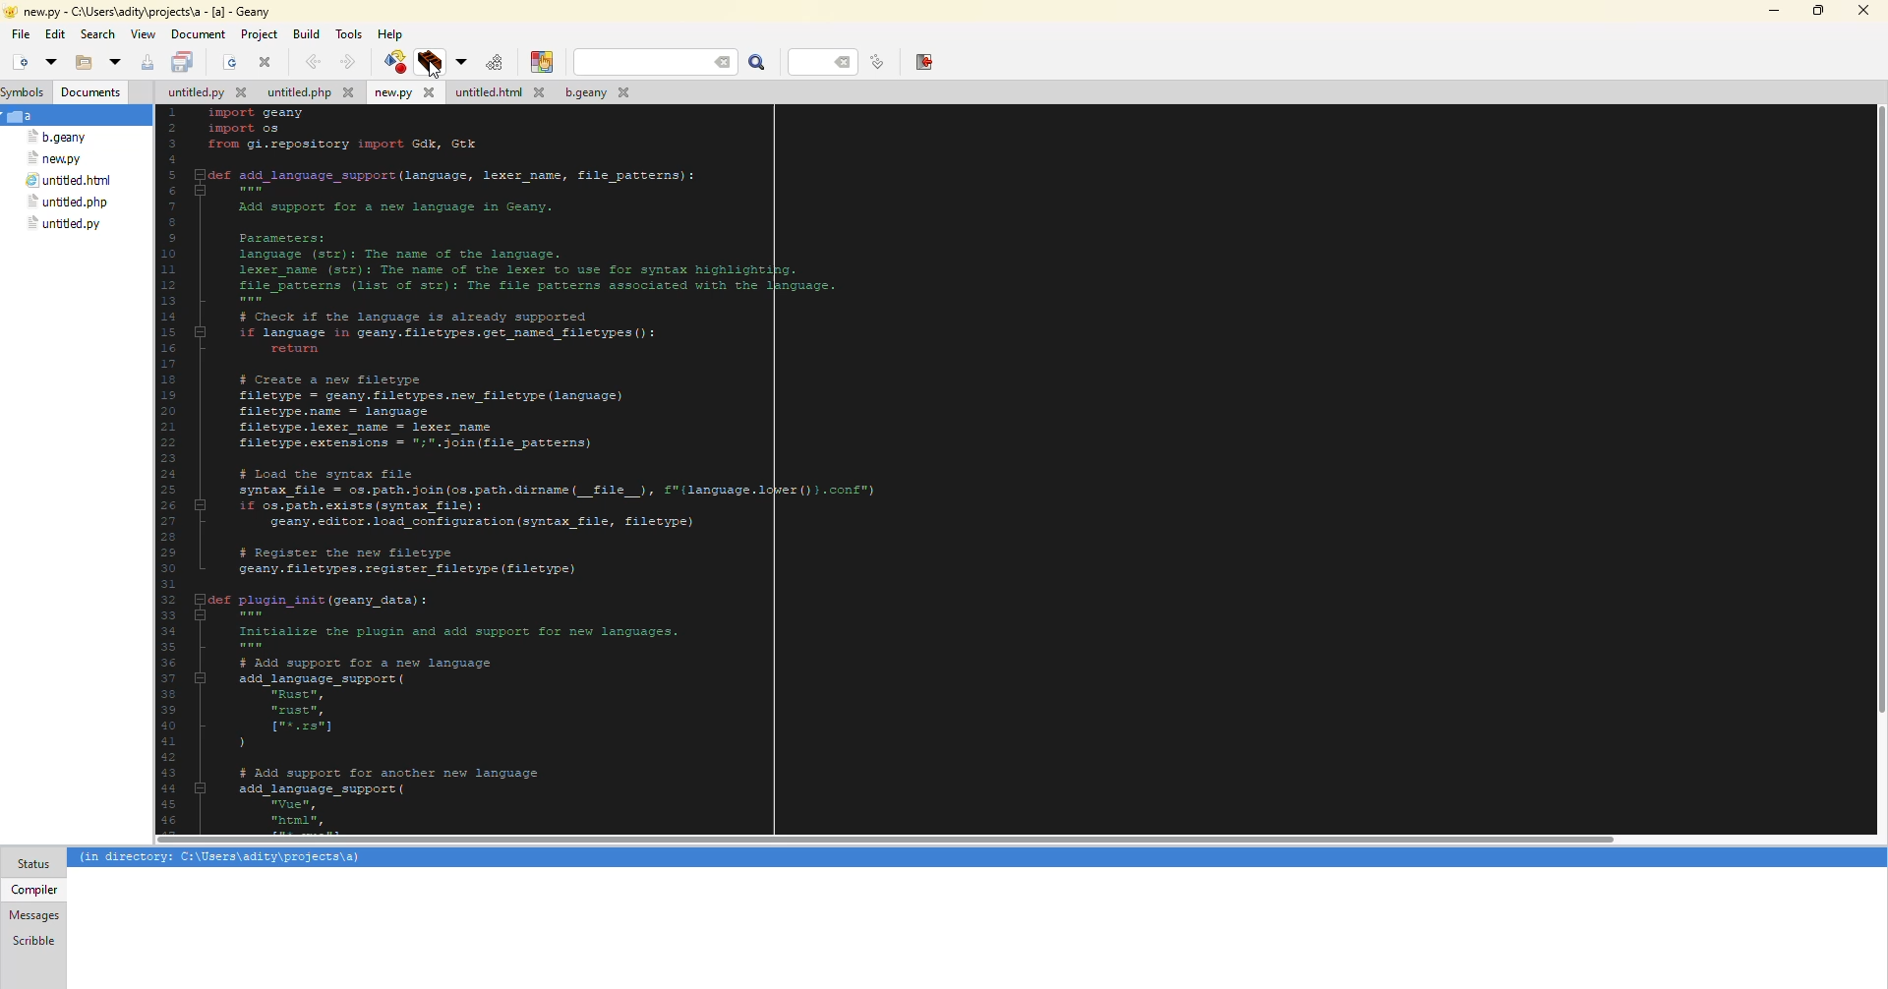 The width and height of the screenshot is (1888, 989). Describe the element at coordinates (592, 93) in the screenshot. I see `file` at that location.